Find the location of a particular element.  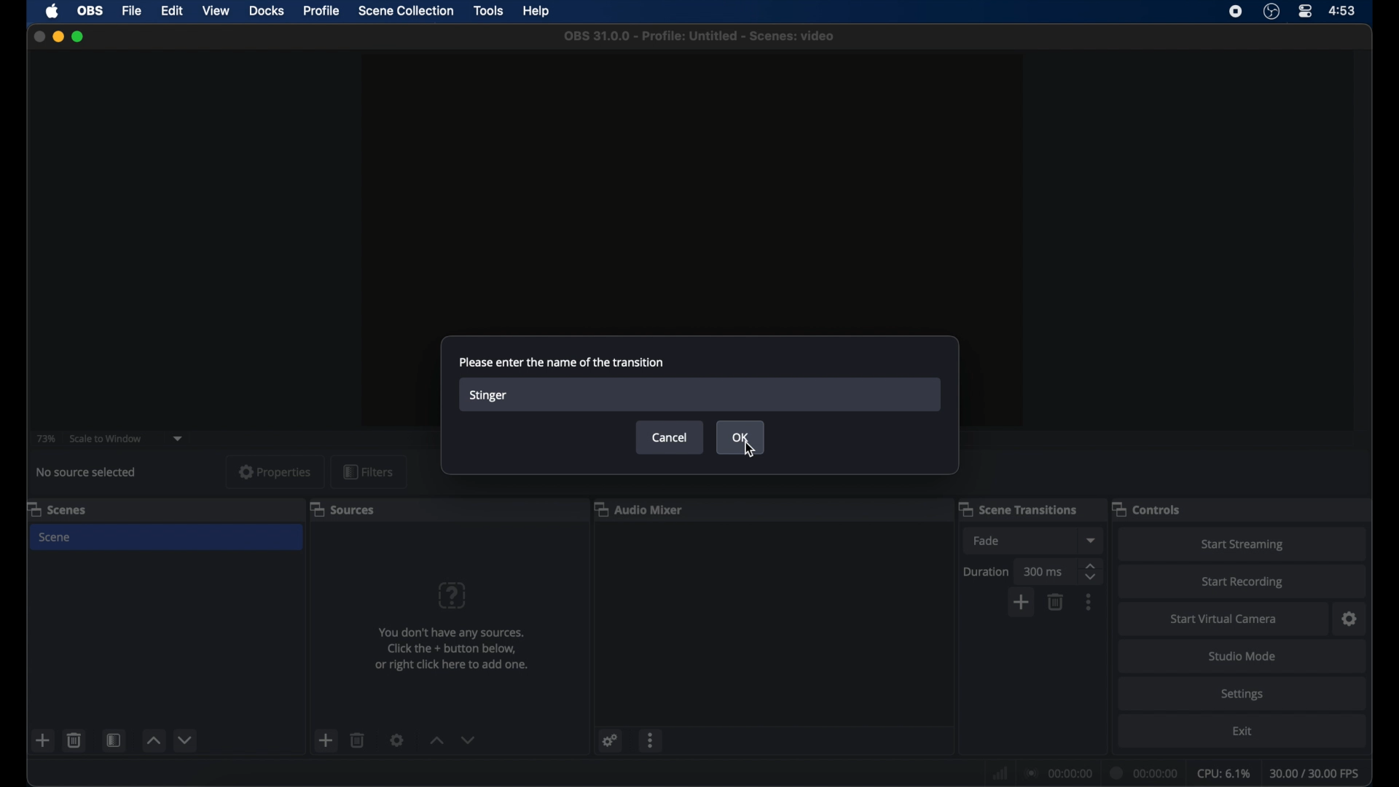

help is located at coordinates (538, 11).